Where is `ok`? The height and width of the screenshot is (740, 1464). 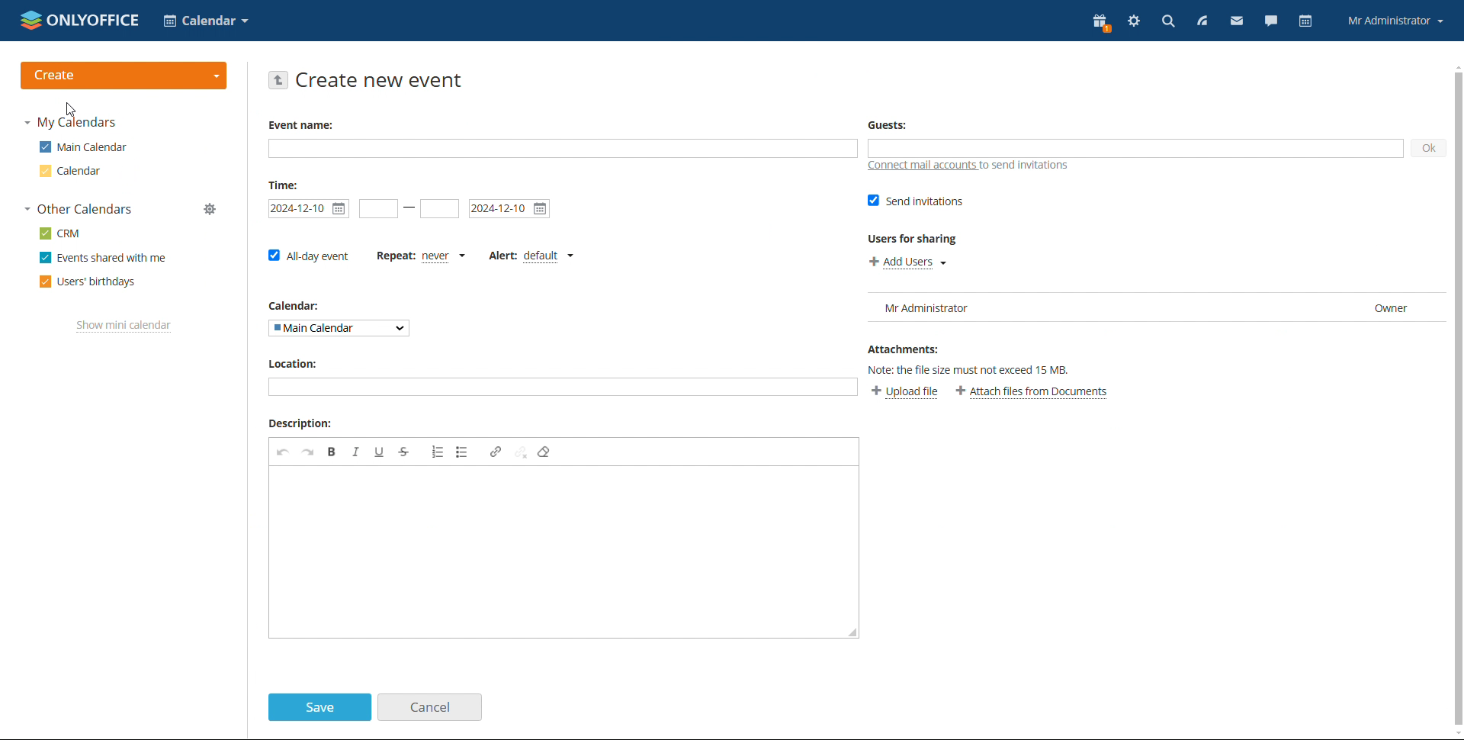 ok is located at coordinates (1428, 148).